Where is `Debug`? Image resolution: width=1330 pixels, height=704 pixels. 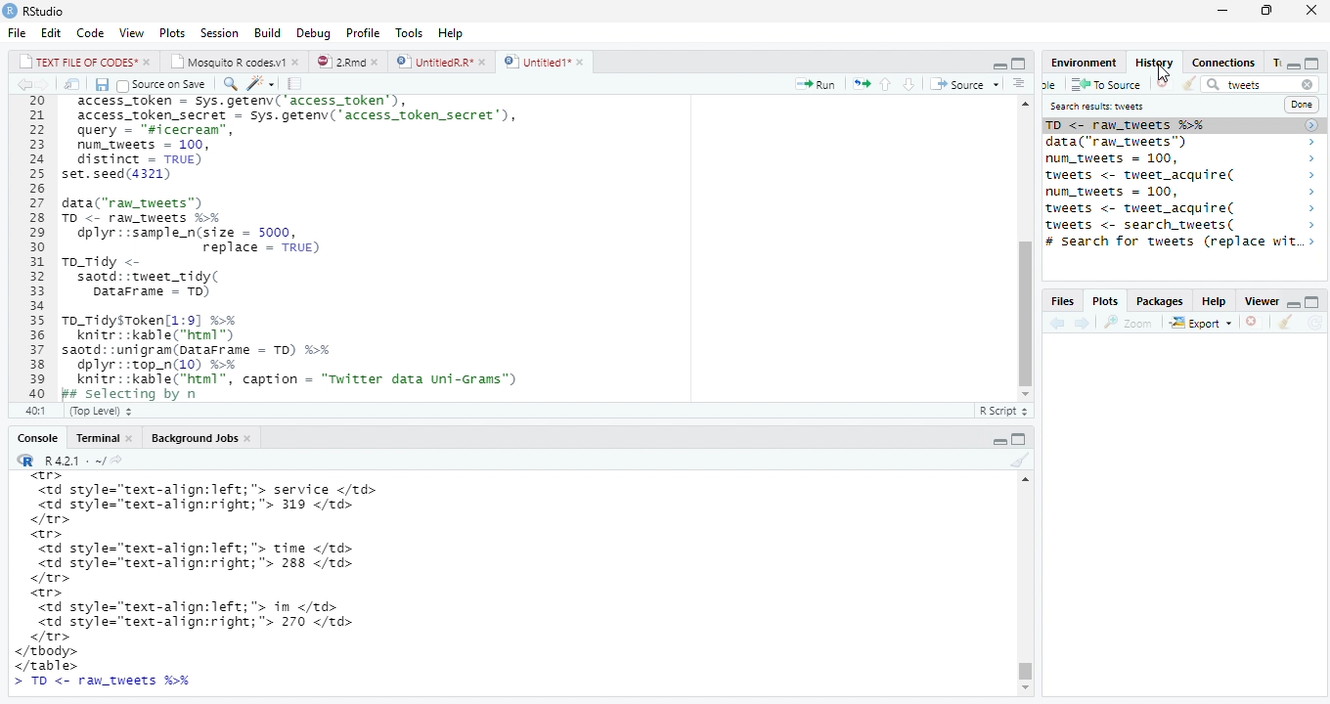 Debug is located at coordinates (311, 33).